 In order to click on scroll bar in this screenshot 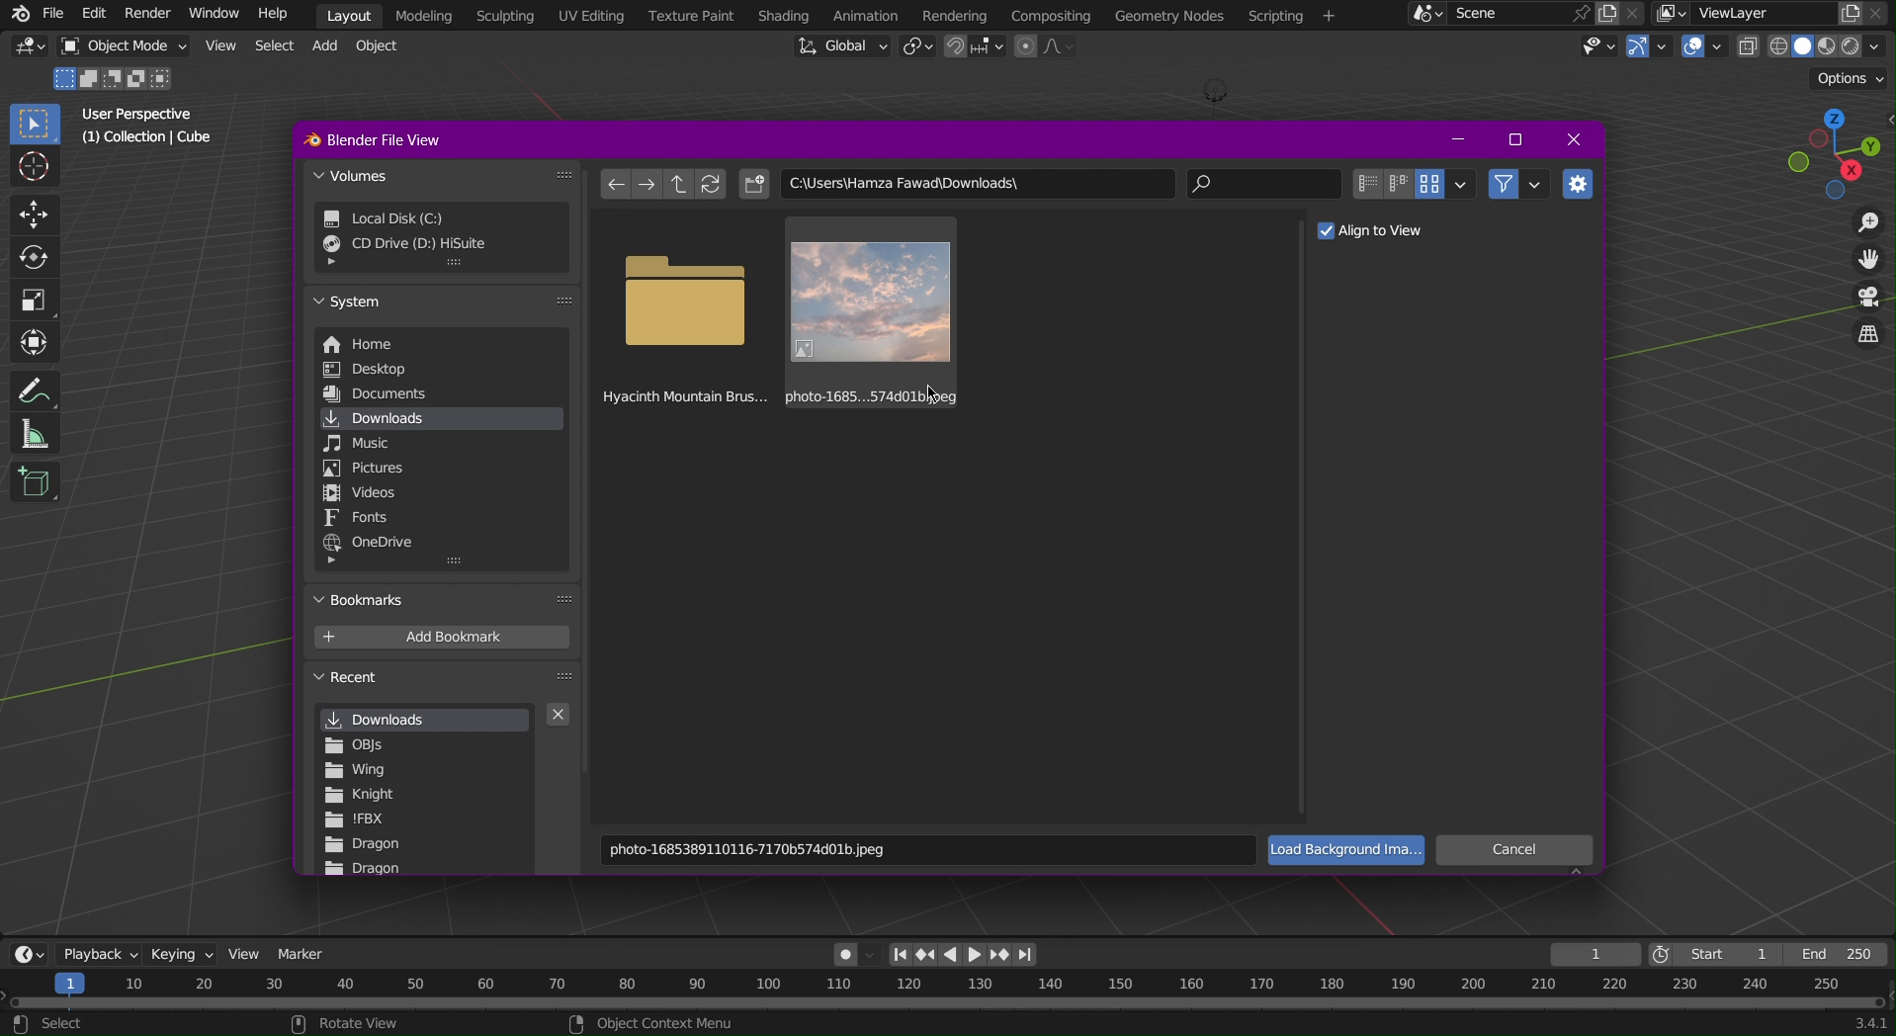, I will do `click(584, 382)`.